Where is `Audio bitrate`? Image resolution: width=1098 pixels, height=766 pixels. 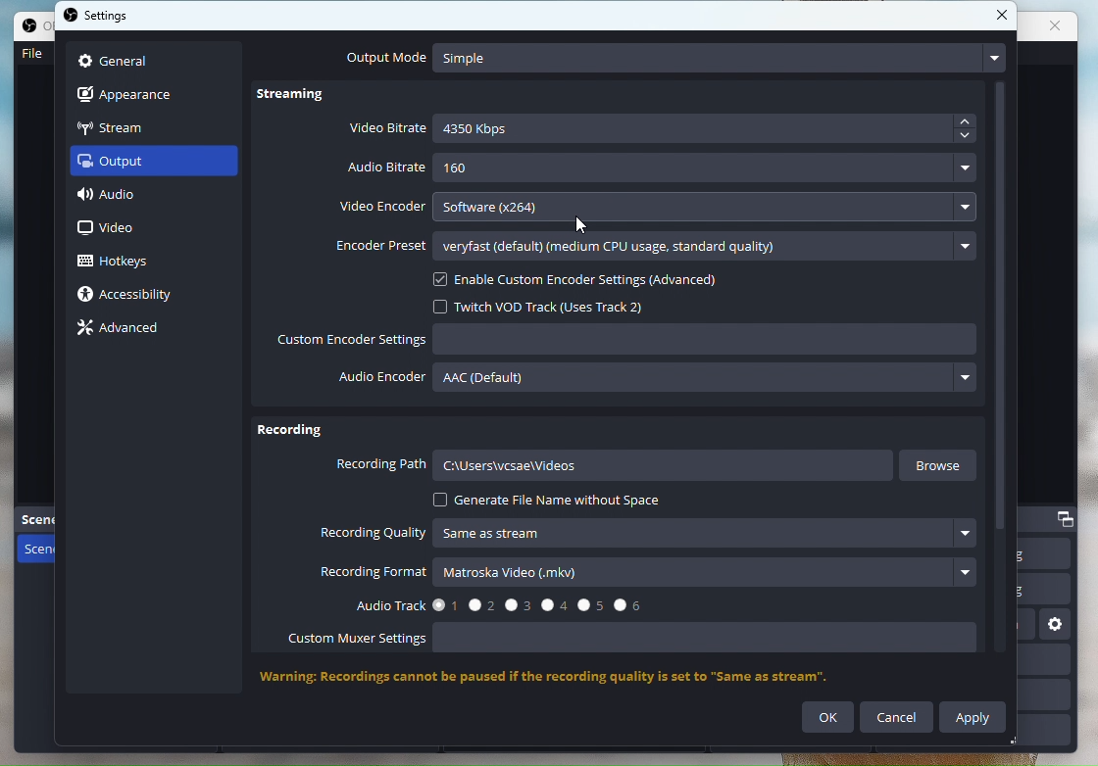
Audio bitrate is located at coordinates (664, 168).